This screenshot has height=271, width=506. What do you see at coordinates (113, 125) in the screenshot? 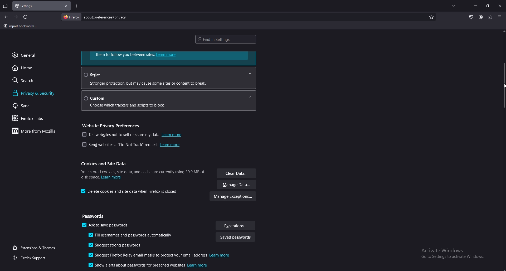
I see `website privacy preference` at bounding box center [113, 125].